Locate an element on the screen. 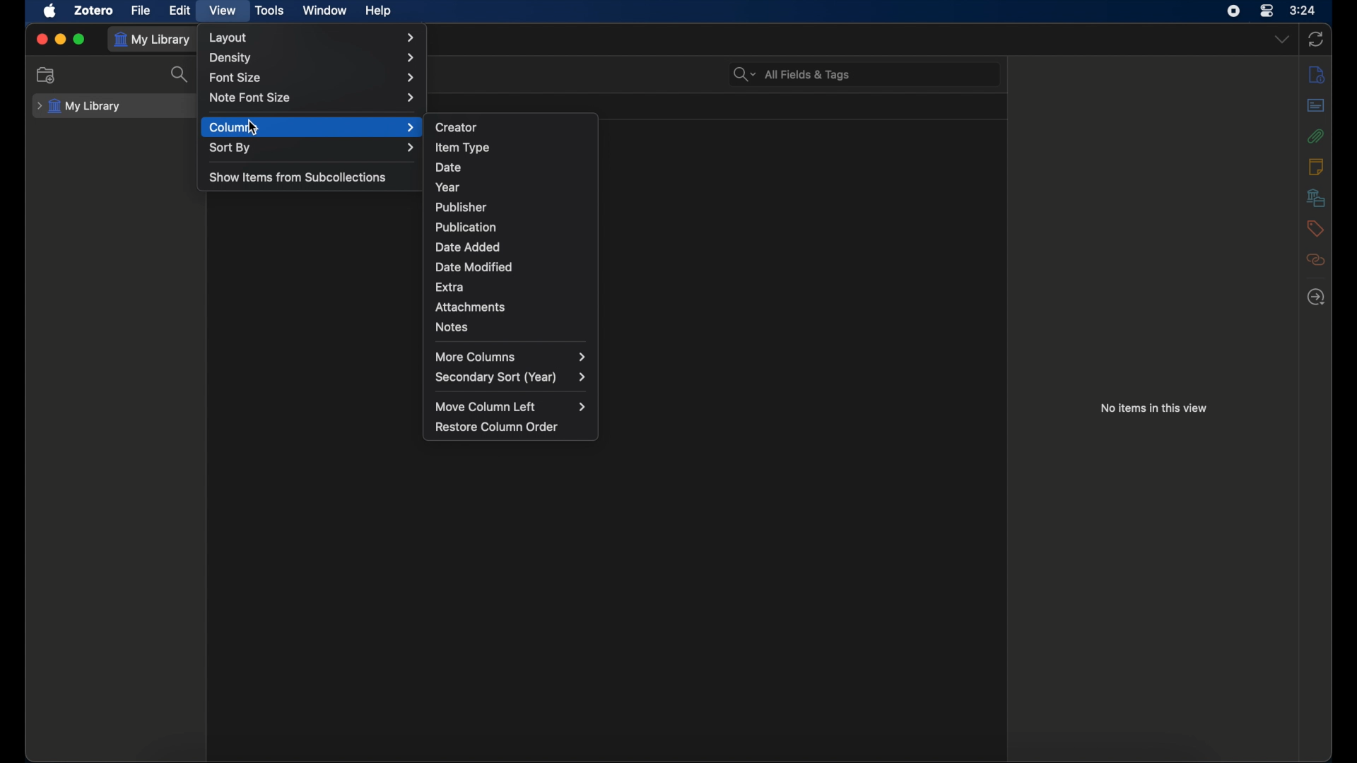  publication is located at coordinates (464, 227).